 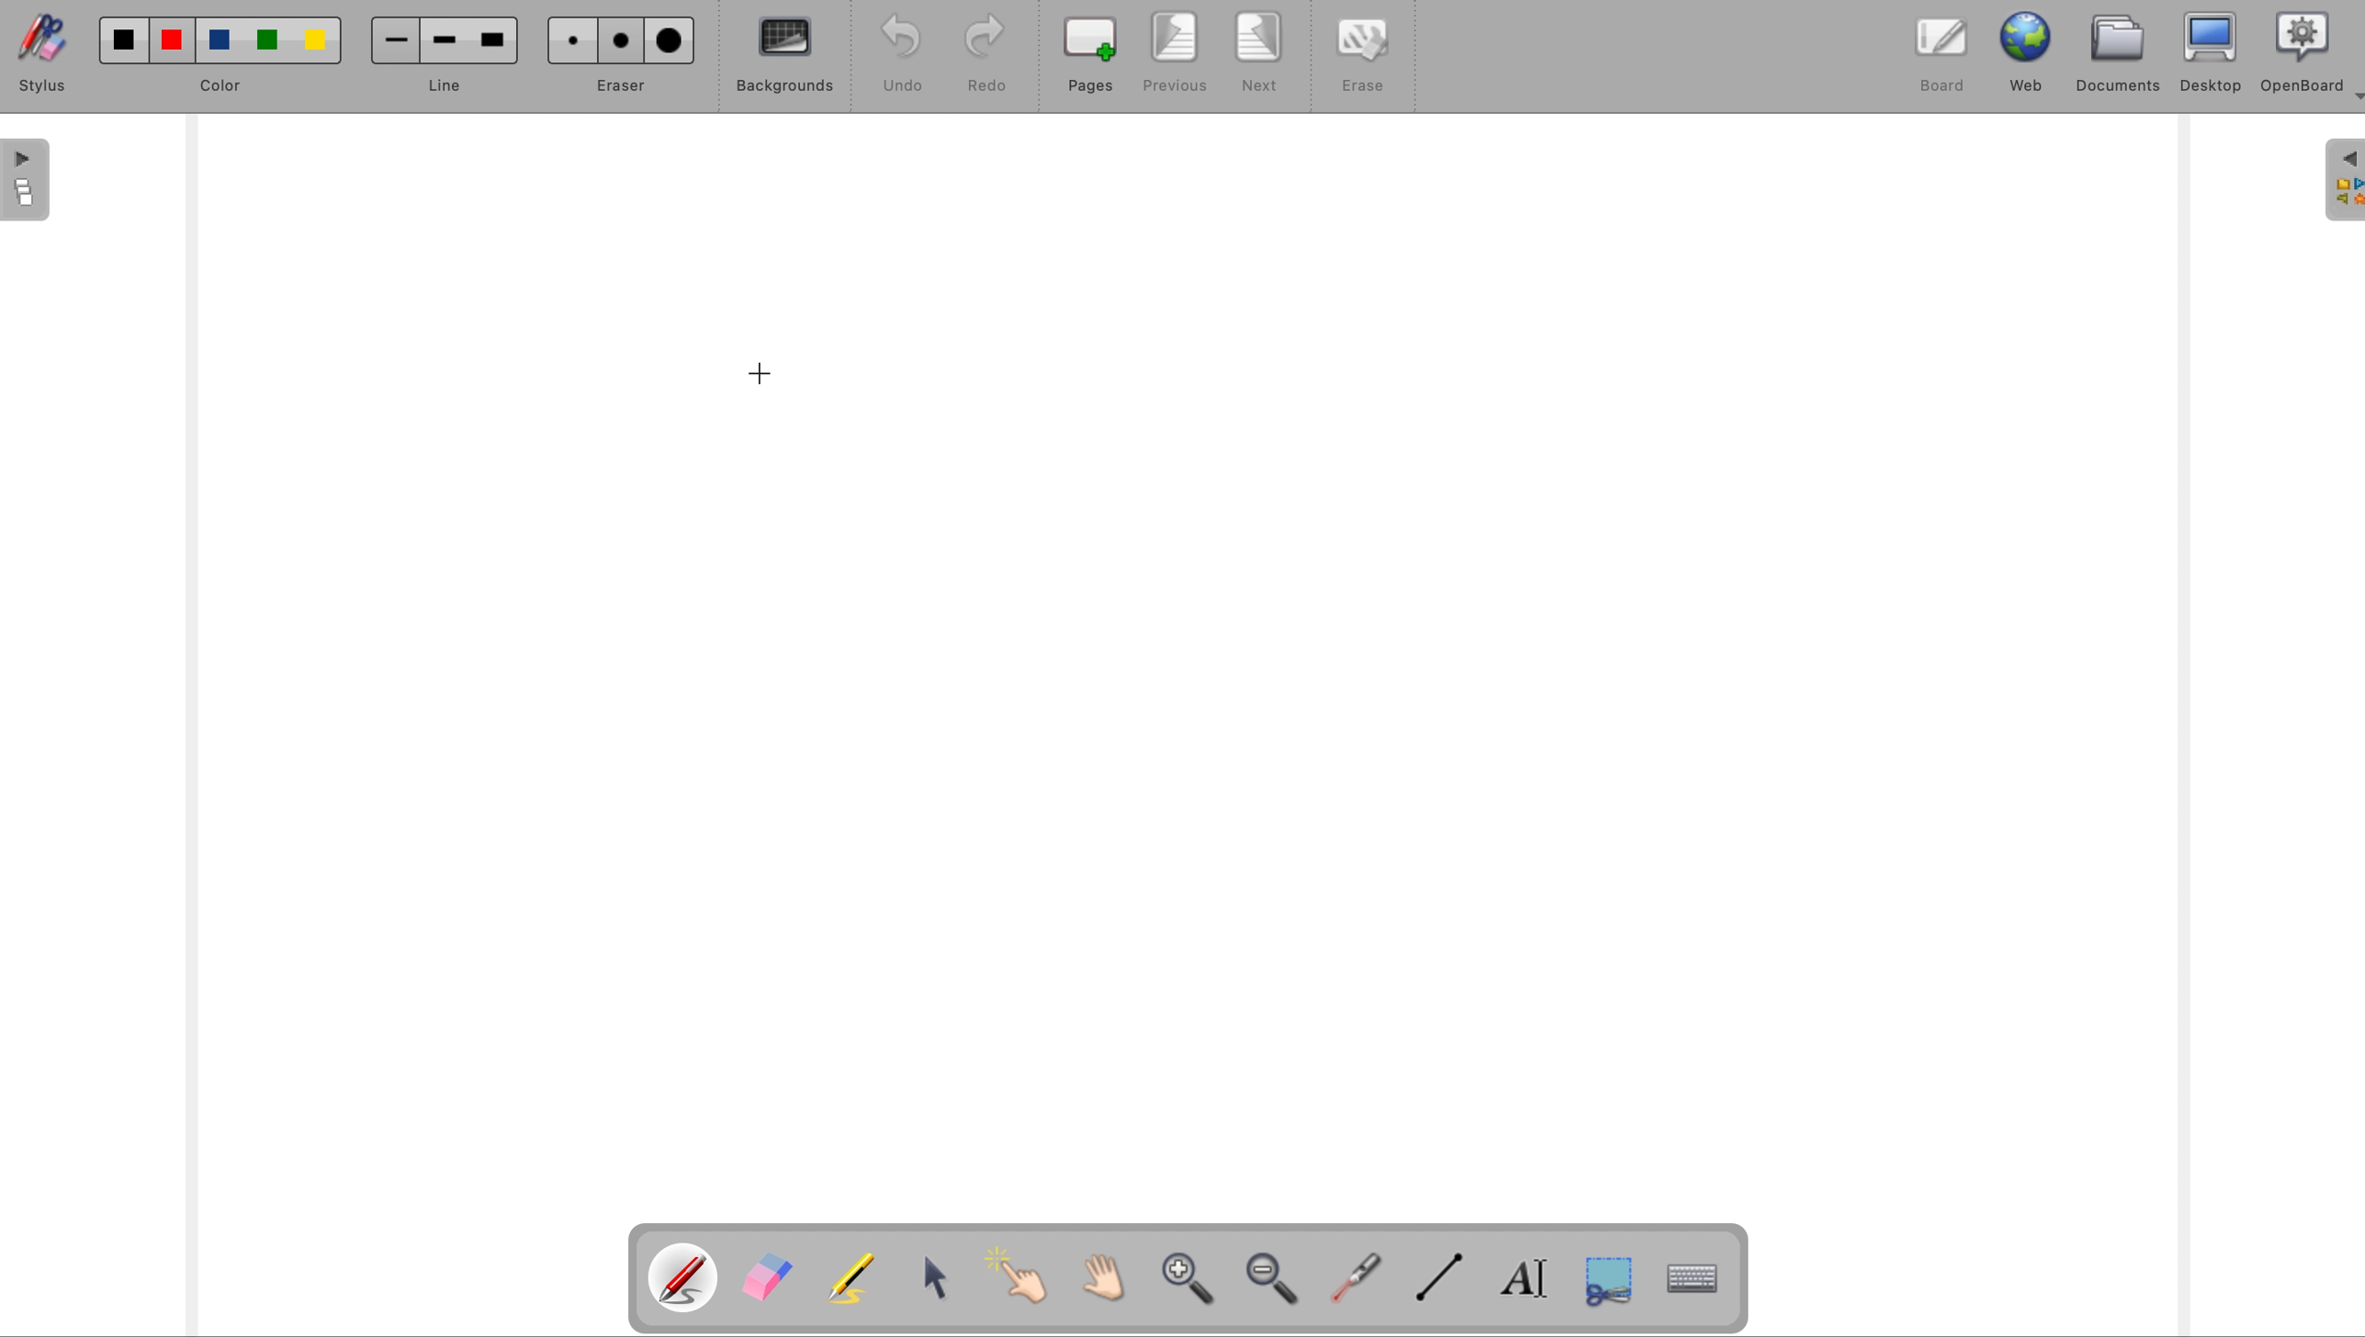 I want to click on documents, so click(x=2123, y=54).